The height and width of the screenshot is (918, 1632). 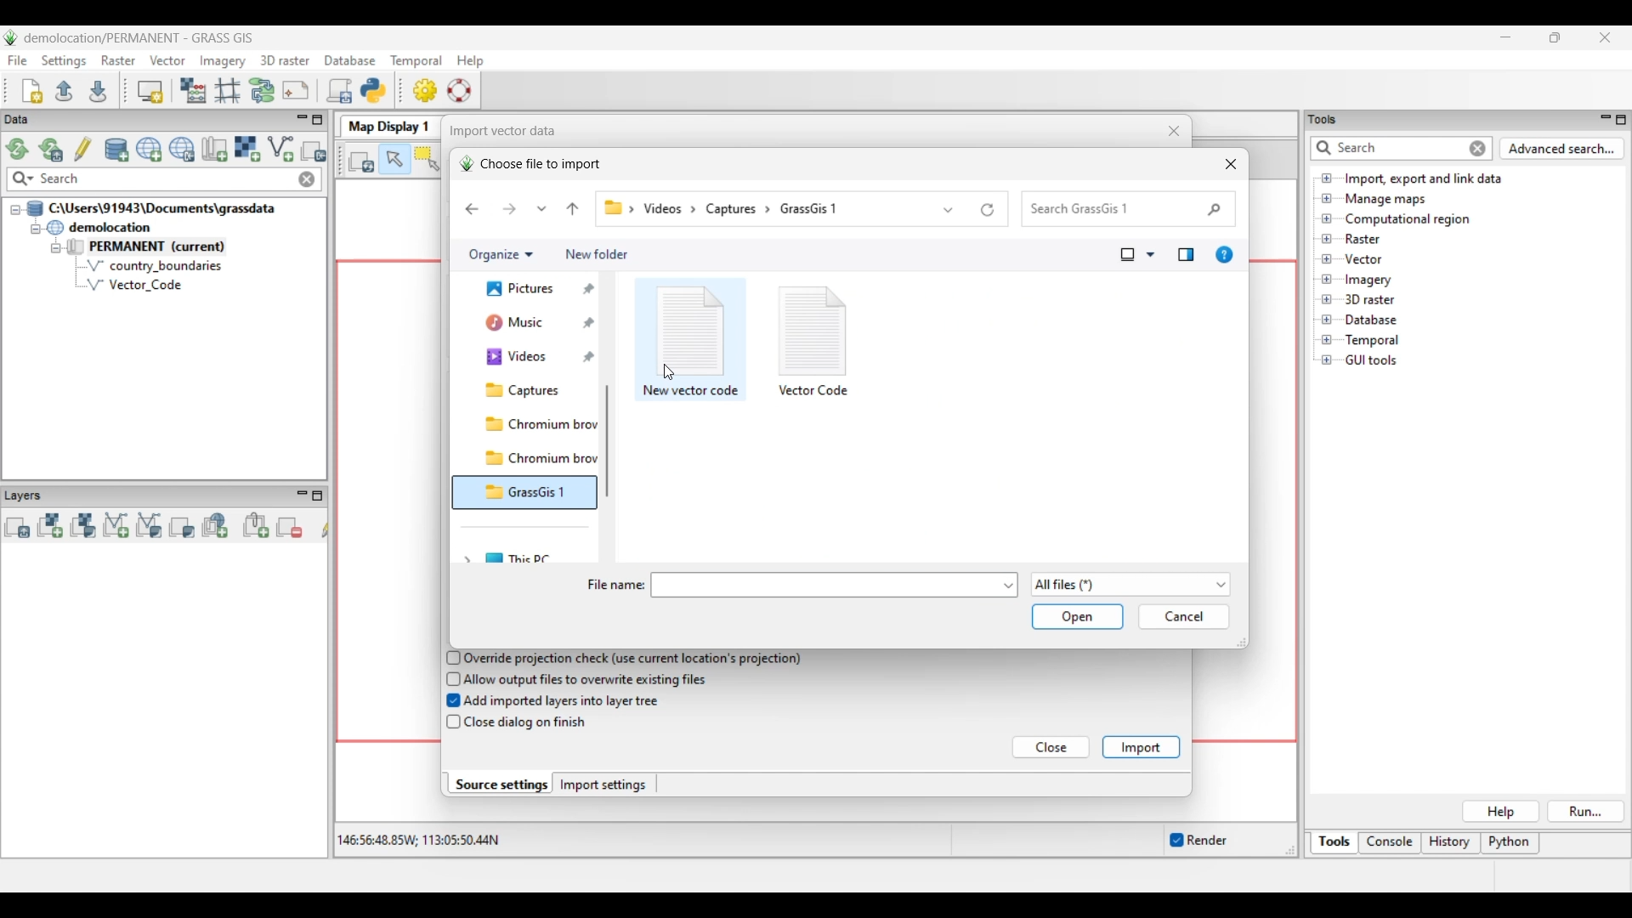 I want to click on Home folder, so click(x=527, y=295).